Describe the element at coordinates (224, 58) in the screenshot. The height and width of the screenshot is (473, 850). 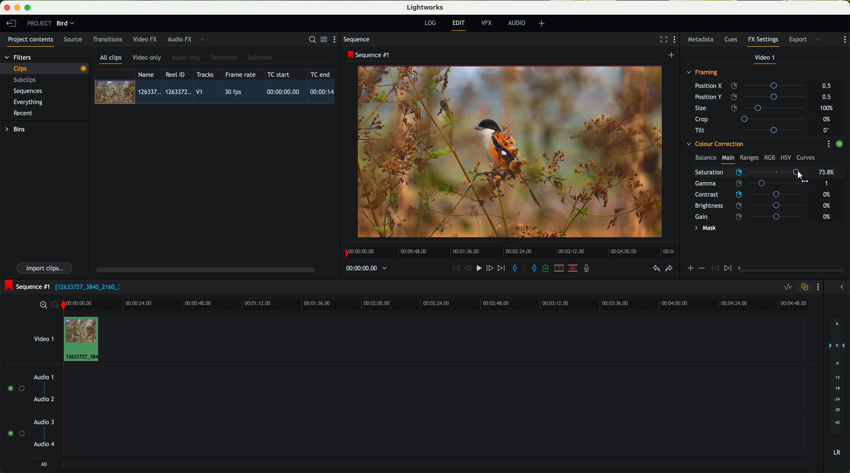
I see `rendered` at that location.